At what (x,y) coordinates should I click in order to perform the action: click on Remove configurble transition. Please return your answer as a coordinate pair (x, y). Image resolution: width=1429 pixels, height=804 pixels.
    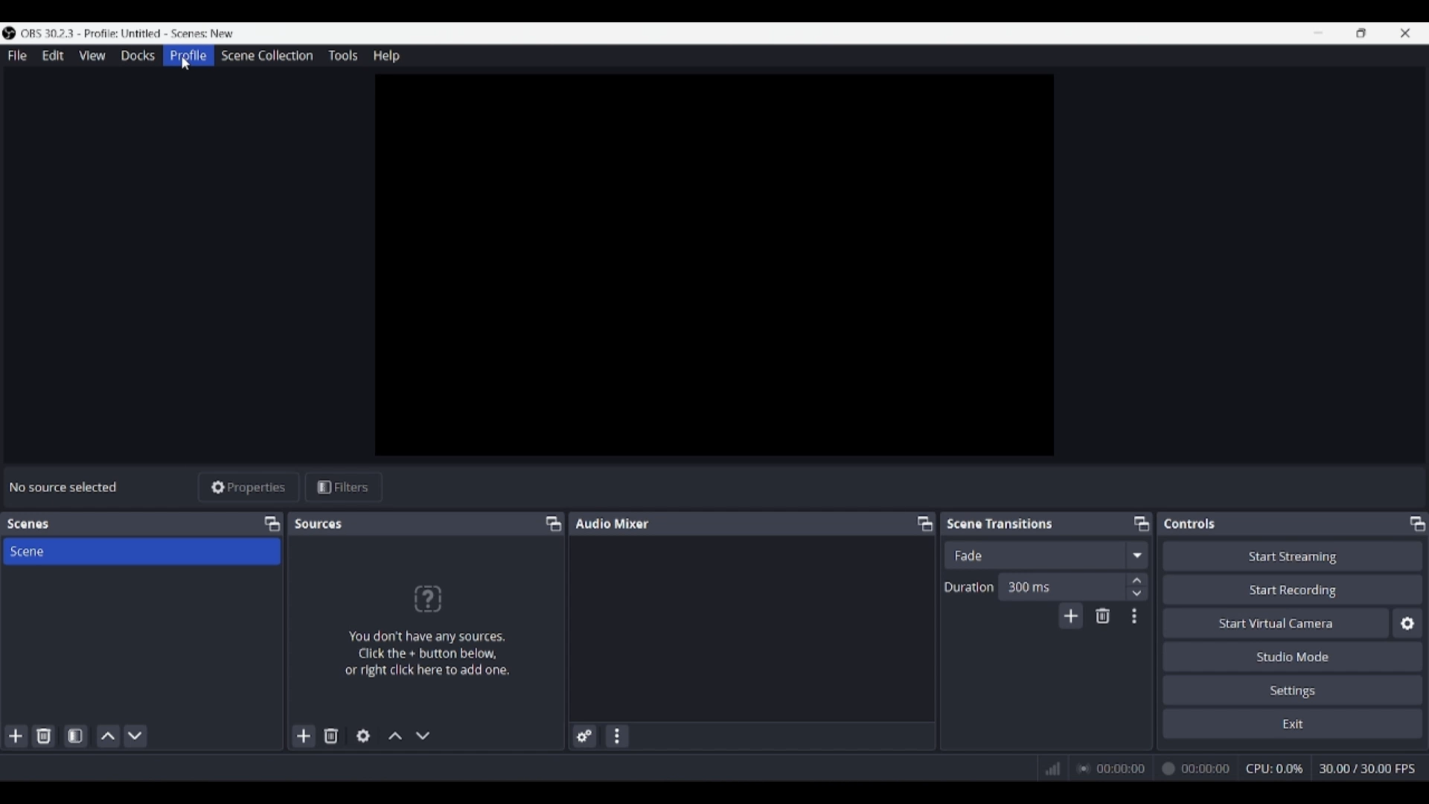
    Looking at the image, I should click on (1103, 616).